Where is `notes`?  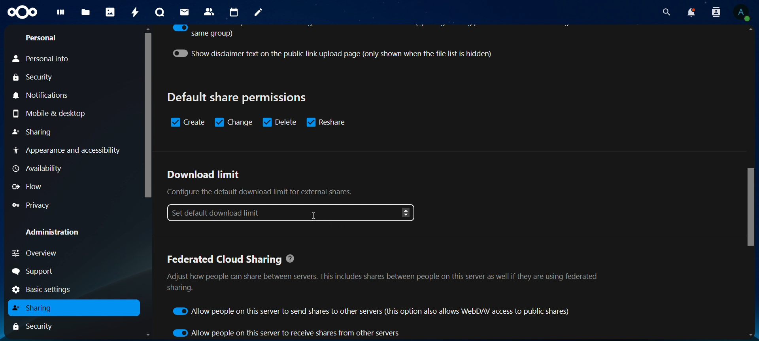 notes is located at coordinates (259, 13).